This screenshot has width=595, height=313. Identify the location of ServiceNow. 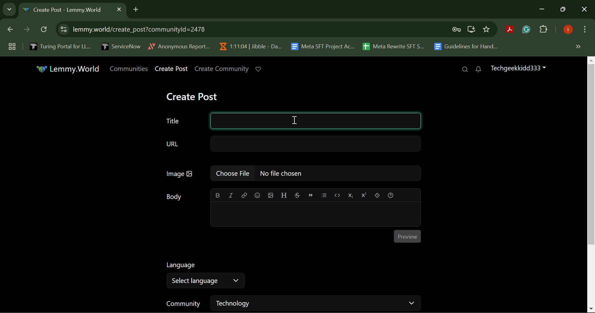
(121, 46).